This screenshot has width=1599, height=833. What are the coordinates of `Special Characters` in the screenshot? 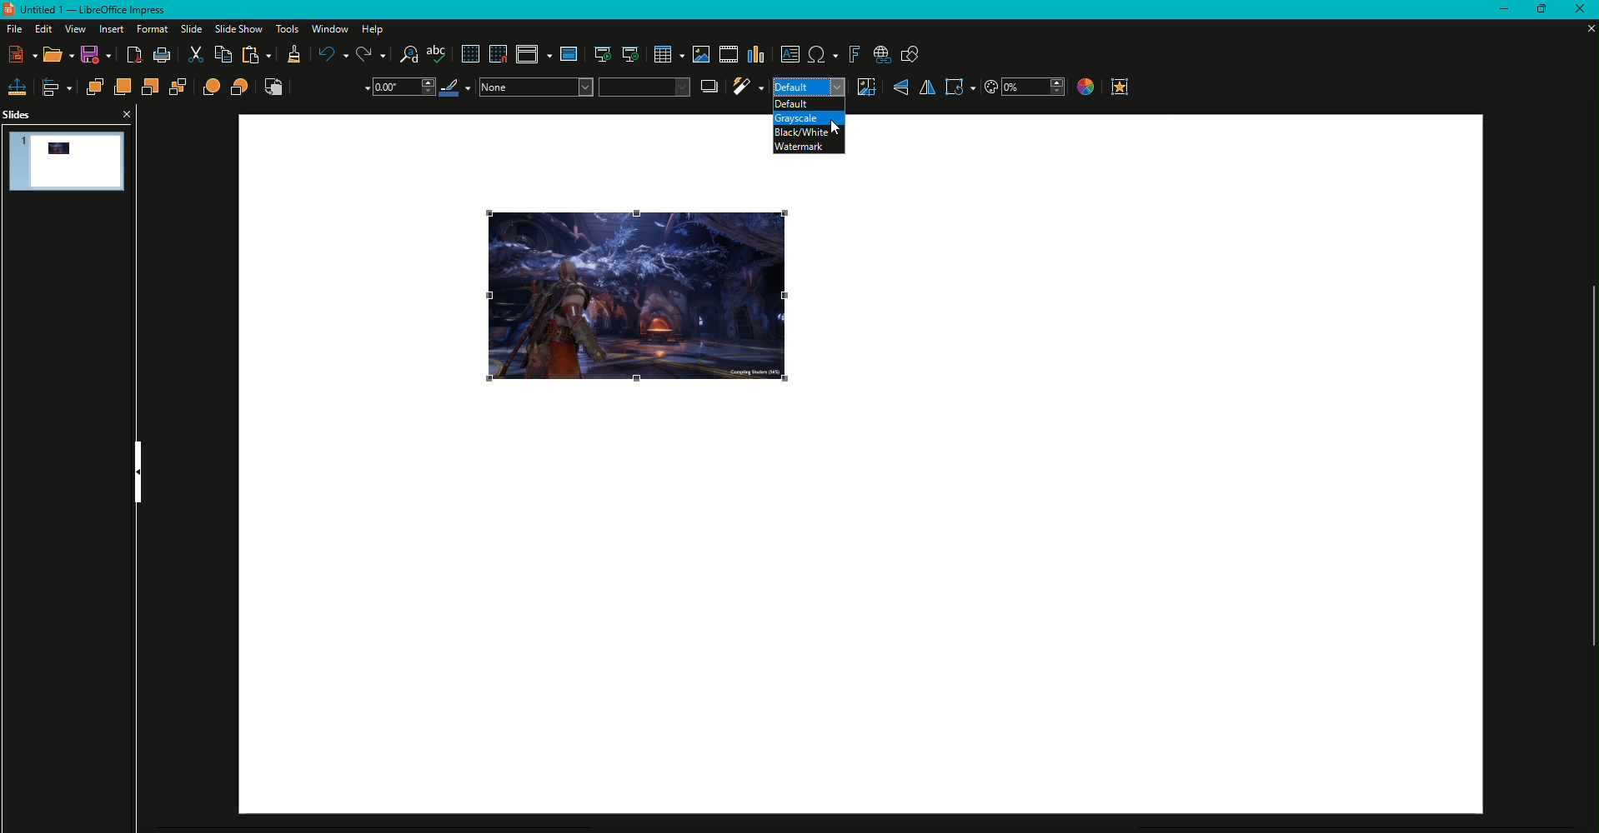 It's located at (823, 55).